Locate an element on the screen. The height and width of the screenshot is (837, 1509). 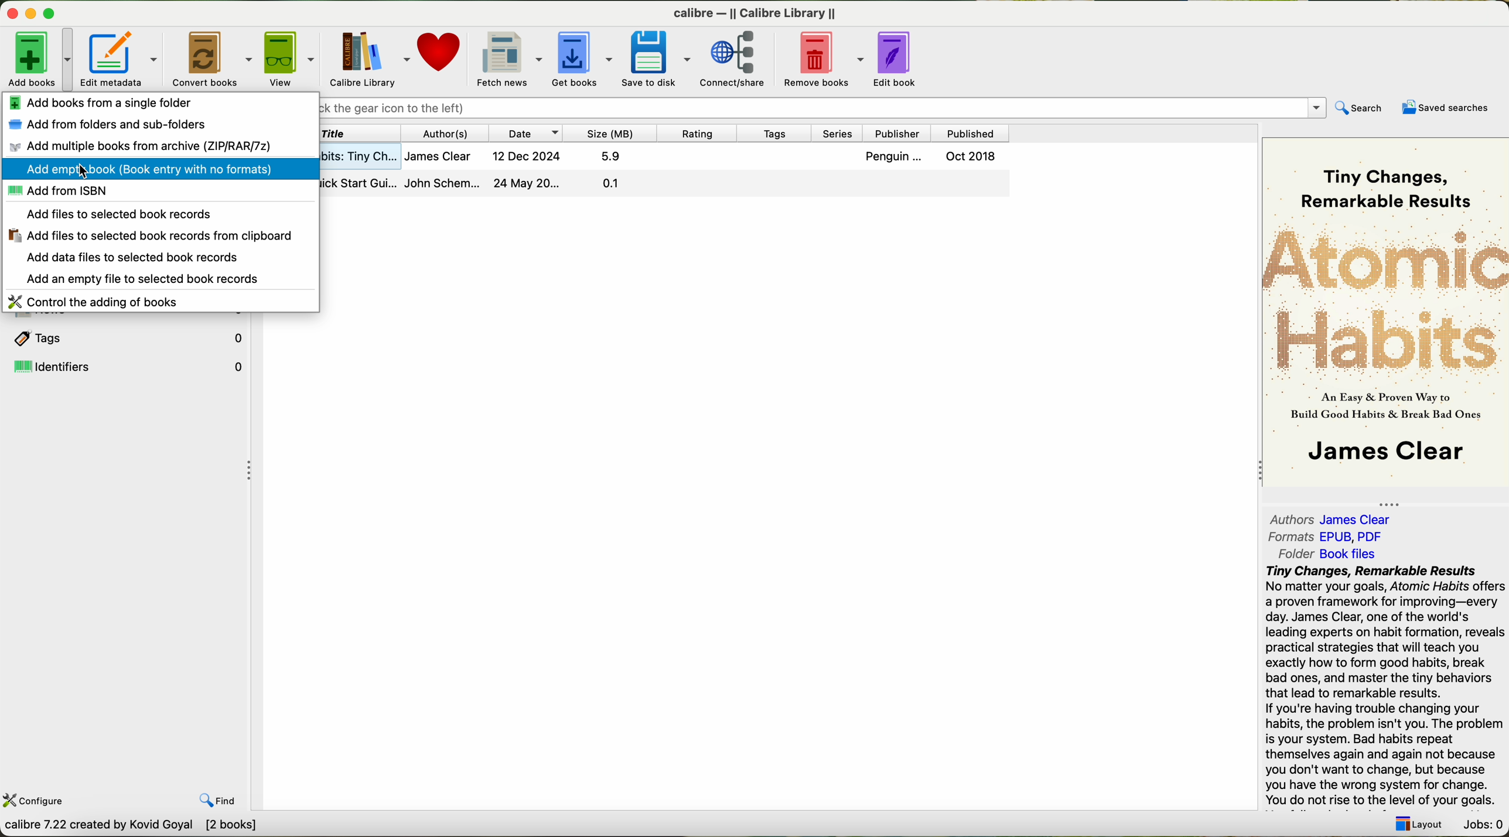
donate is located at coordinates (441, 53).